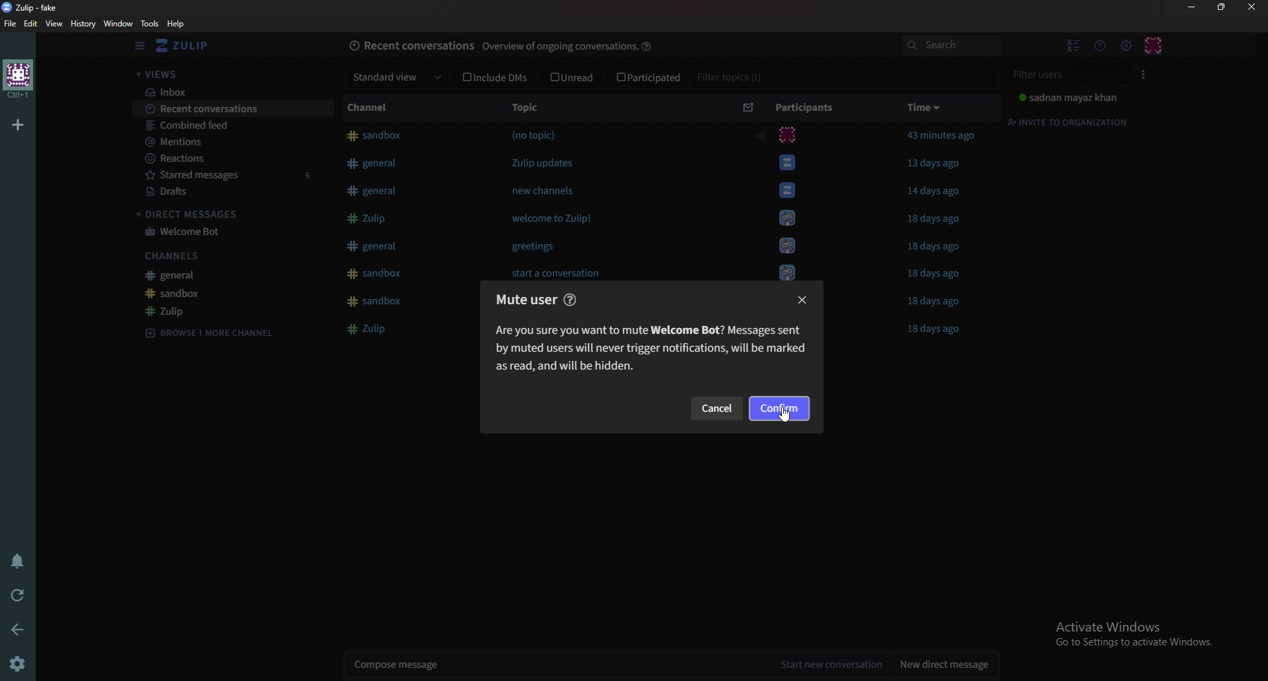 Image resolution: width=1268 pixels, height=681 pixels. I want to click on icon, so click(788, 247).